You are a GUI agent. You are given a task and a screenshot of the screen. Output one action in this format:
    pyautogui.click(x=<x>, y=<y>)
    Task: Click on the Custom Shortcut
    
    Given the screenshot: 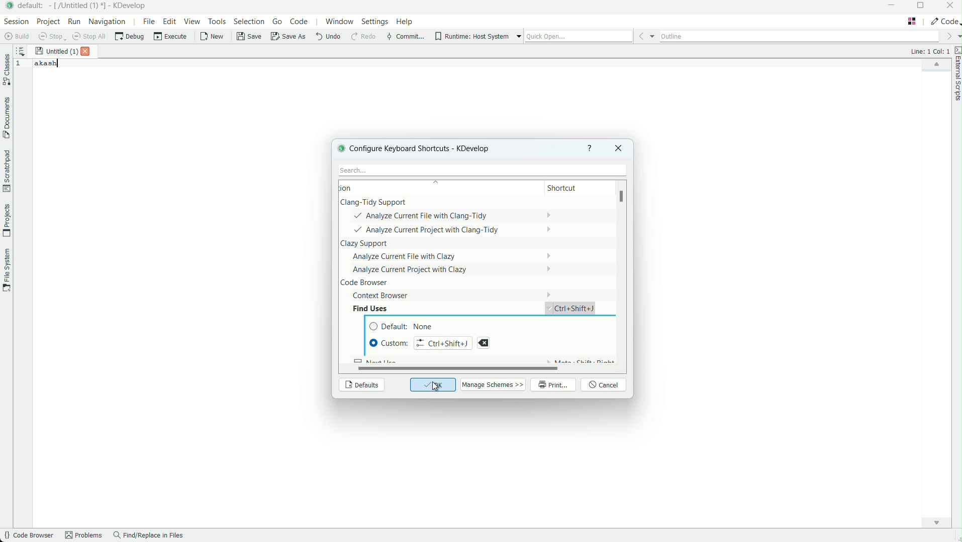 What is the action you would take?
    pyautogui.click(x=390, y=343)
    